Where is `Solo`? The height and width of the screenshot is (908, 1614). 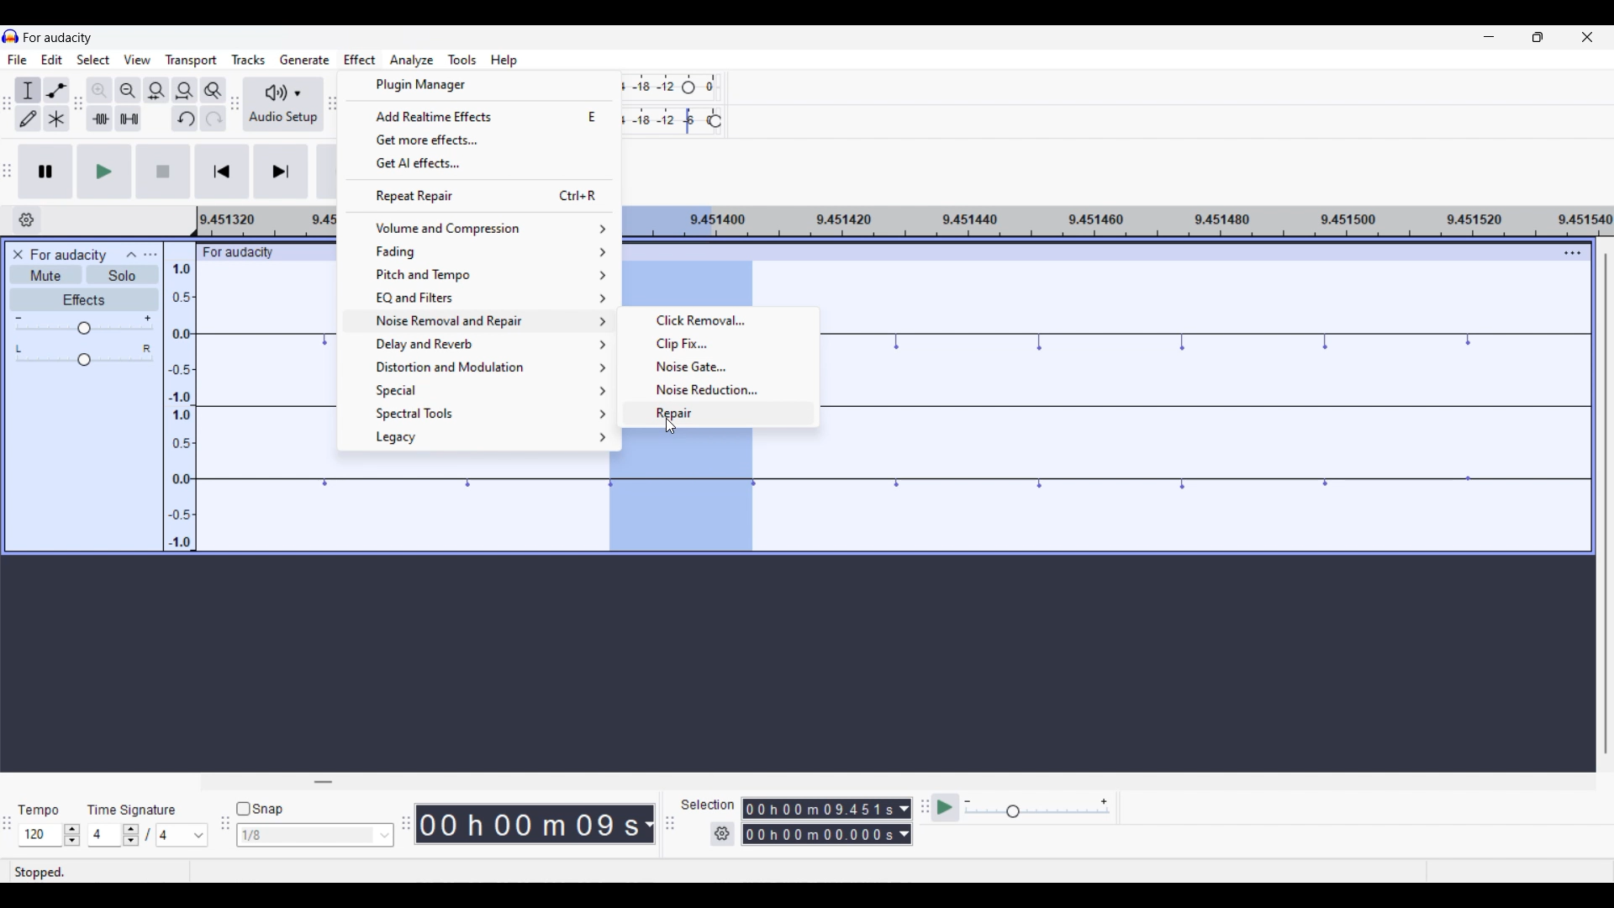 Solo is located at coordinates (122, 274).